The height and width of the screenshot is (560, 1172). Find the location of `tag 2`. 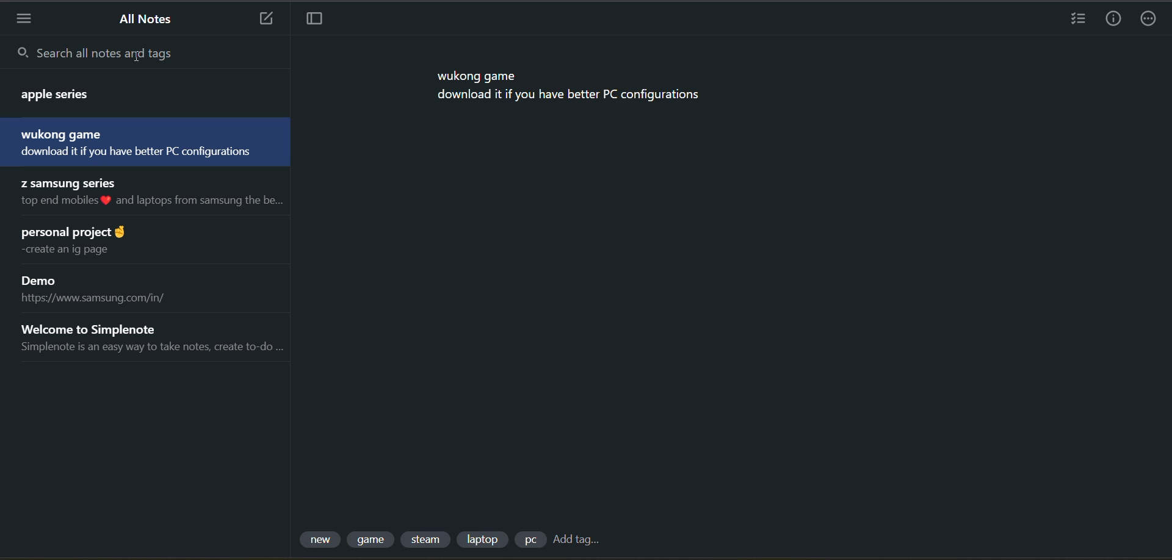

tag 2 is located at coordinates (374, 539).